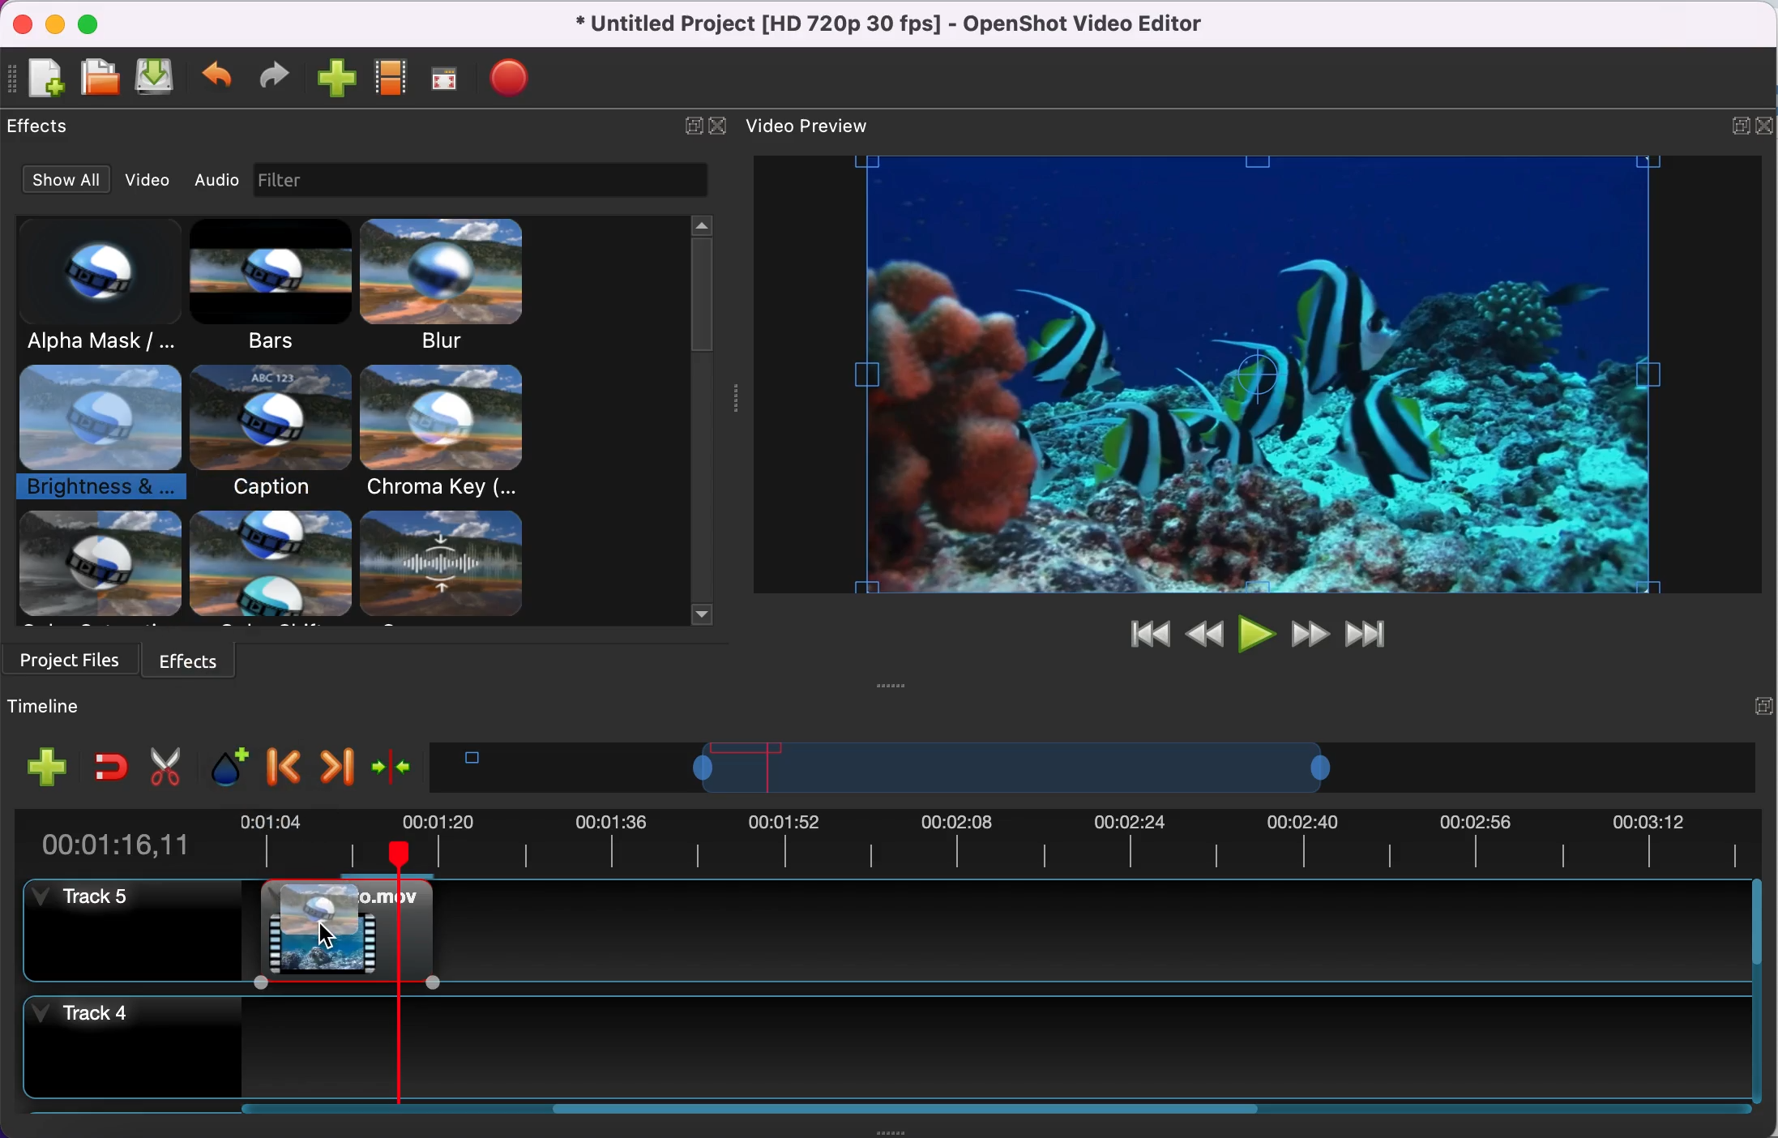  Describe the element at coordinates (141, 179) in the screenshot. I see `video` at that location.